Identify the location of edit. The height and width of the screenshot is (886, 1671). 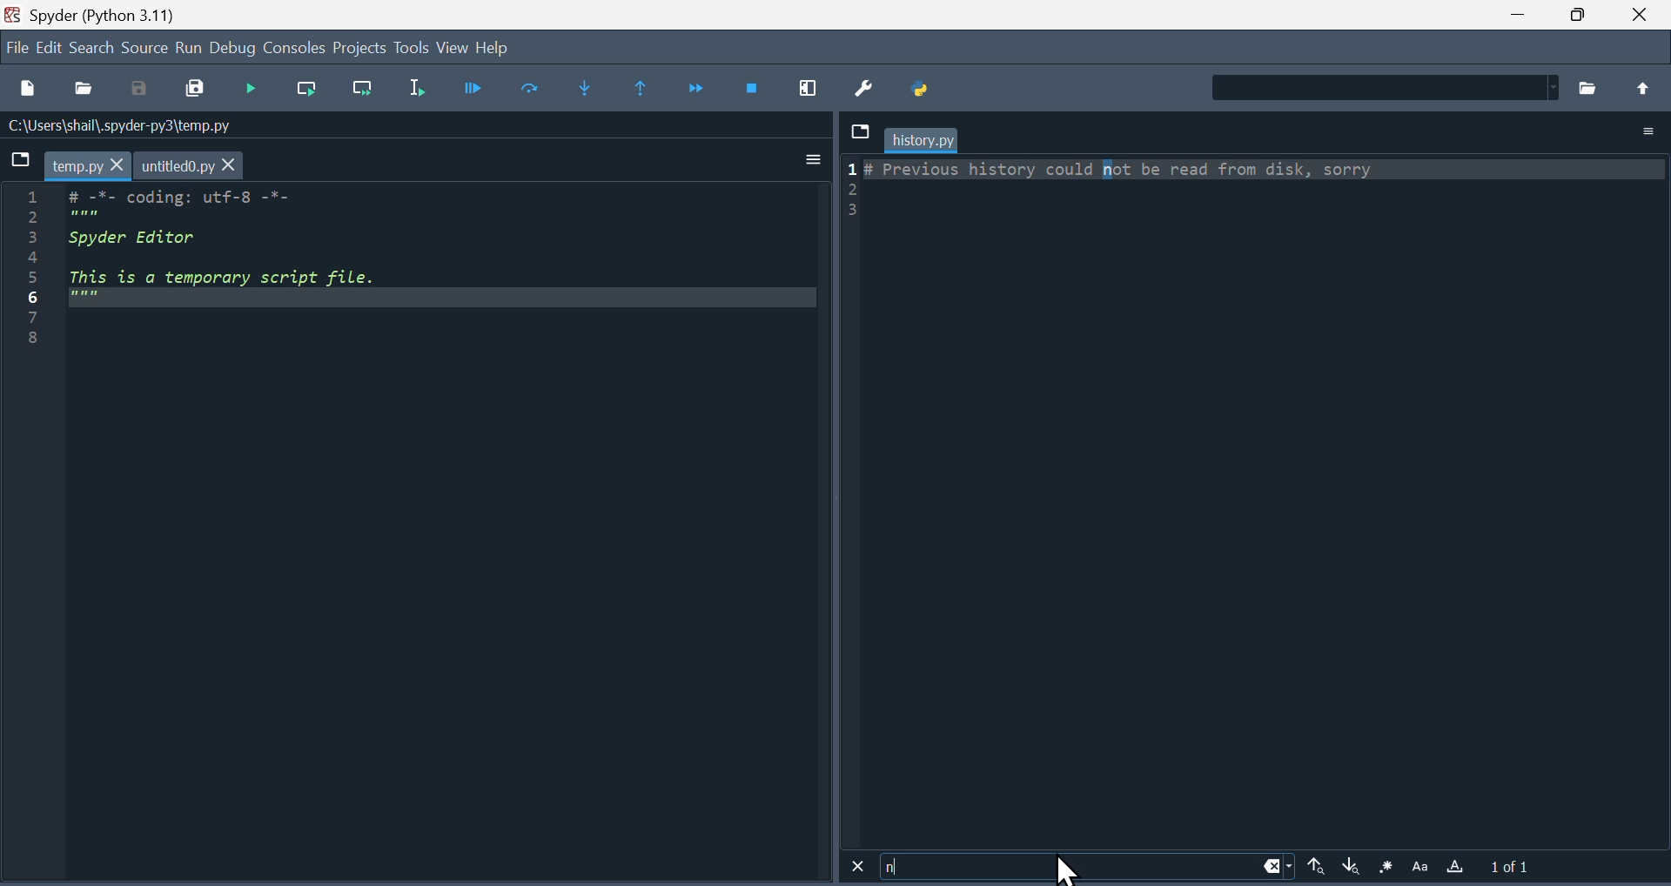
(49, 47).